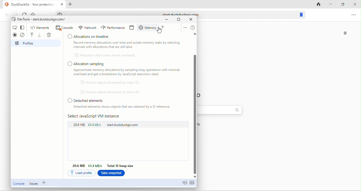  Describe the element at coordinates (169, 20) in the screenshot. I see `minimize` at that location.